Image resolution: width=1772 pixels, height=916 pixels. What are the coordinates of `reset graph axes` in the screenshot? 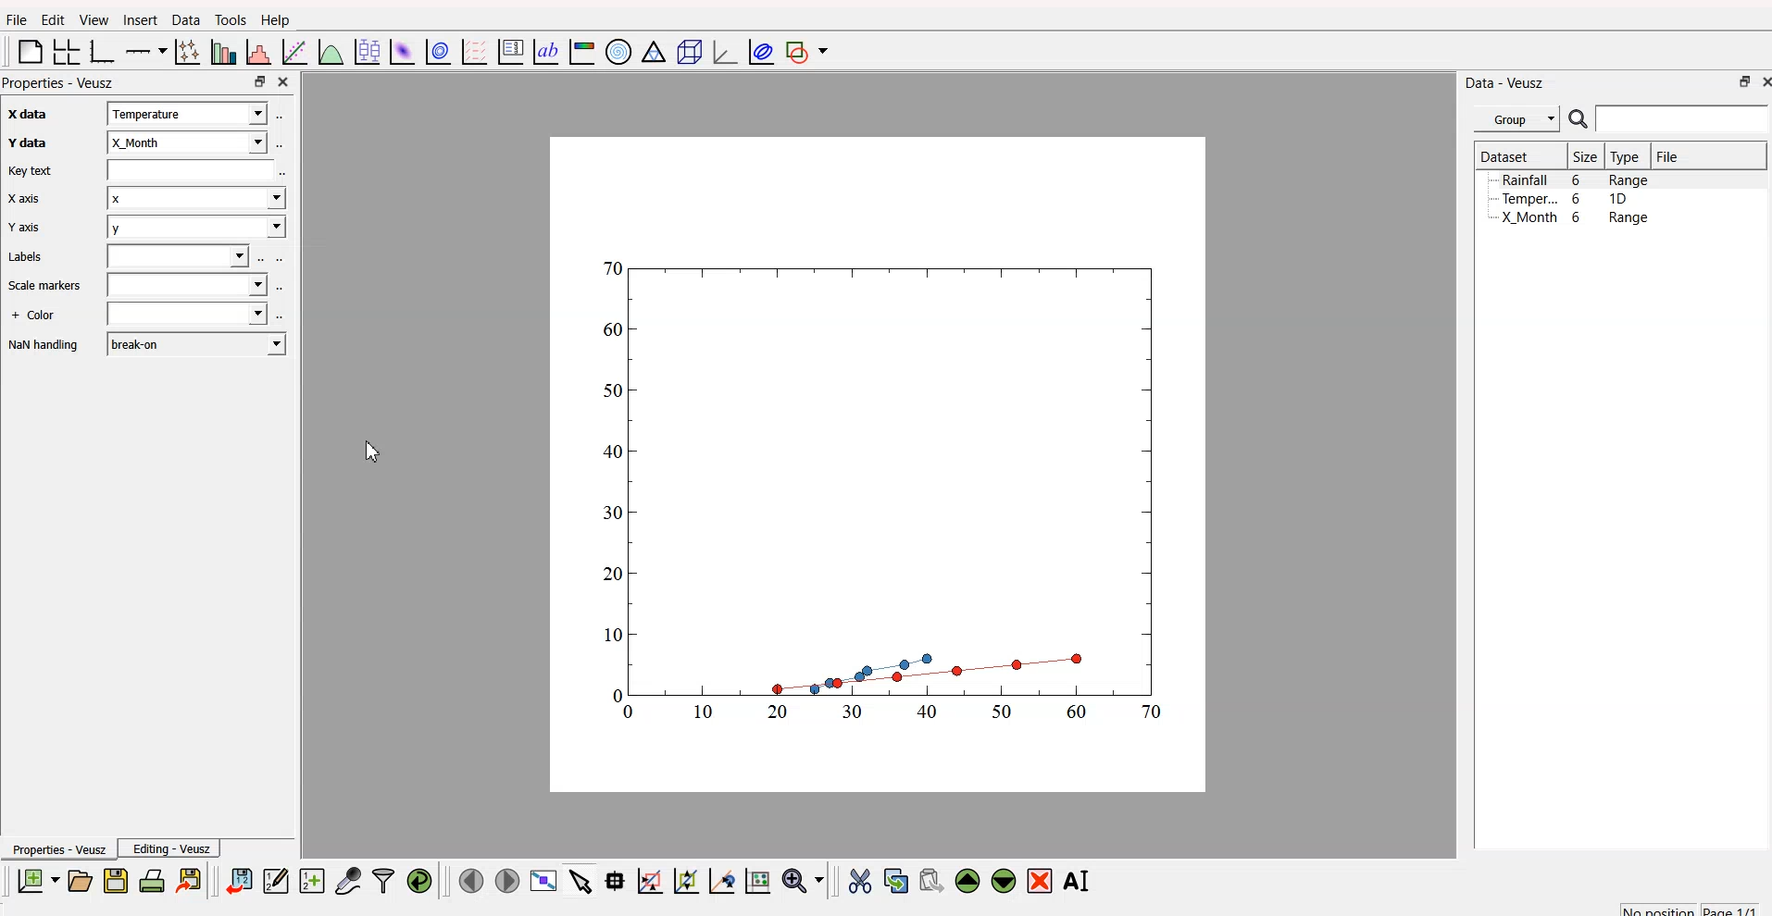 It's located at (761, 879).